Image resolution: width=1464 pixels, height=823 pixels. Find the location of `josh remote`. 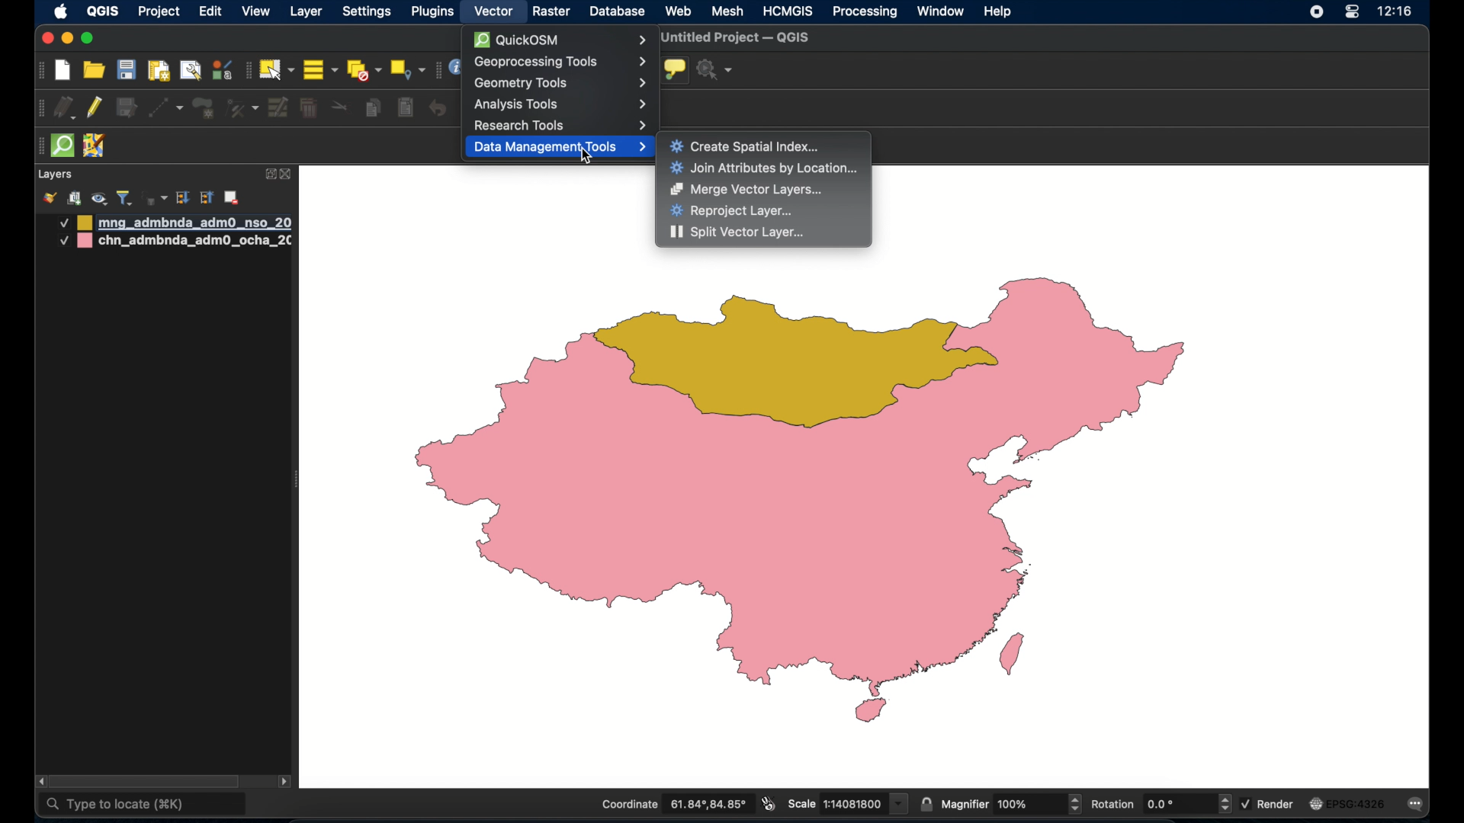

josh remote is located at coordinates (94, 146).